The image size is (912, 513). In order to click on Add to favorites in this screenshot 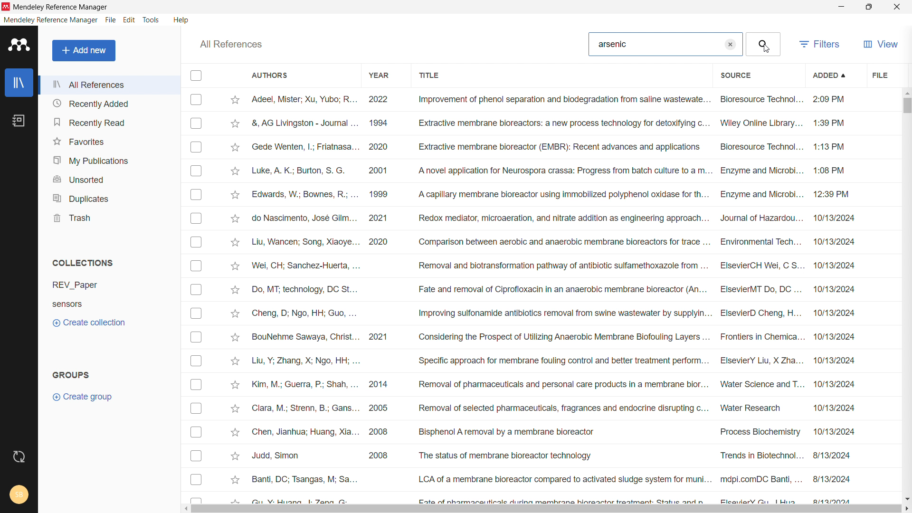, I will do `click(234, 123)`.